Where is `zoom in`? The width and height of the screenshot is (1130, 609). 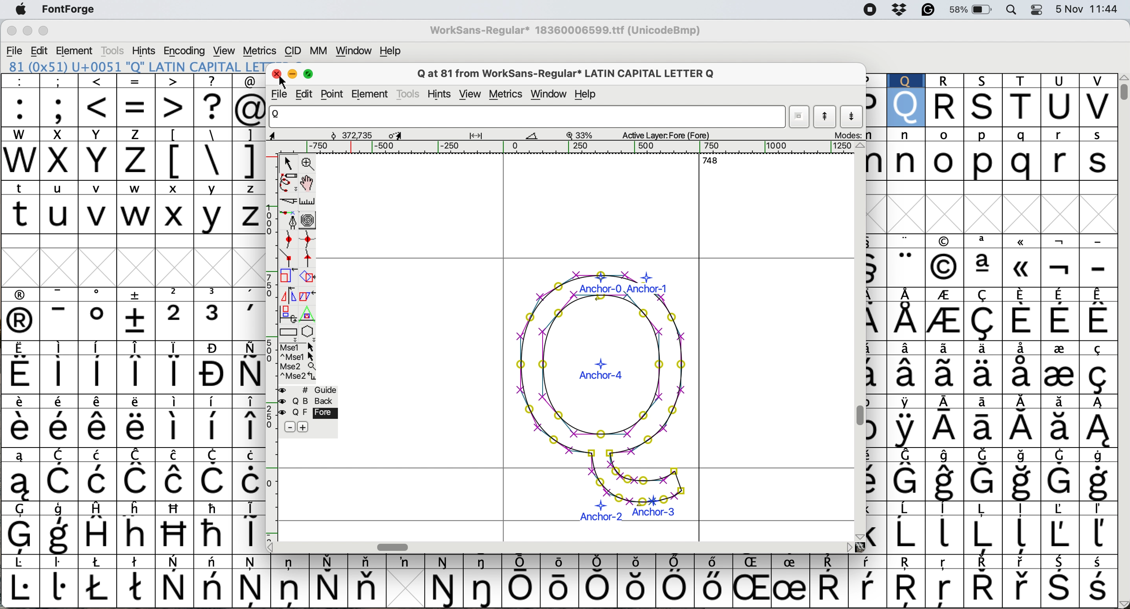 zoom in is located at coordinates (308, 165).